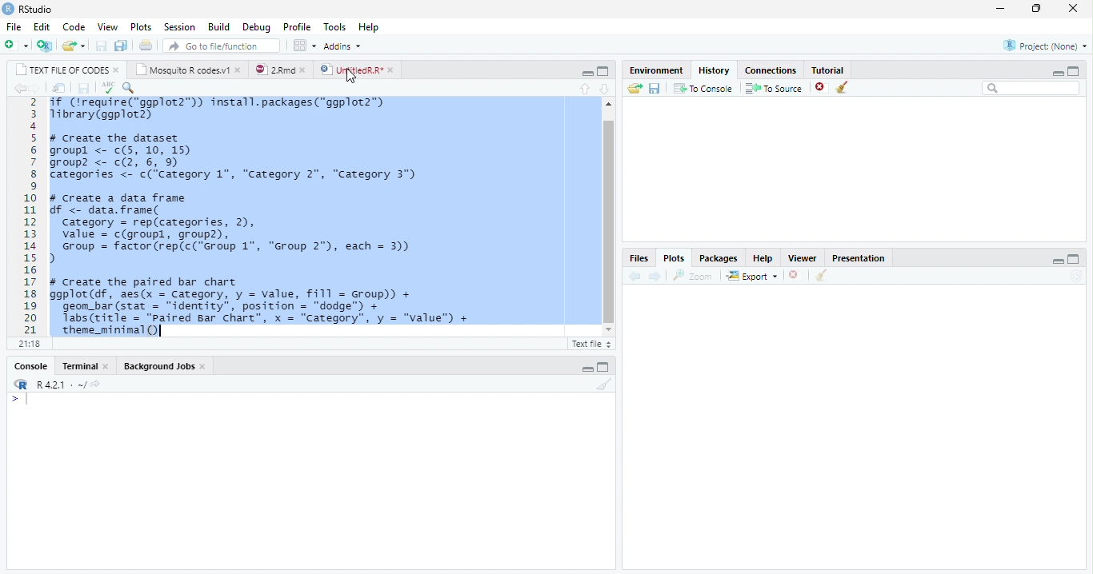 The height and width of the screenshot is (574, 1093). What do you see at coordinates (794, 274) in the screenshot?
I see `close` at bounding box center [794, 274].